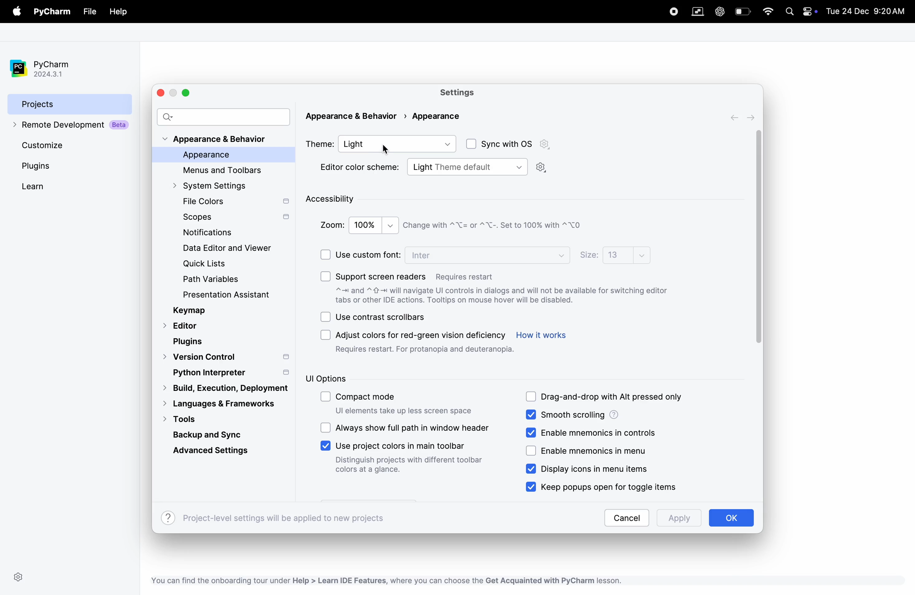  I want to click on apple widgets, so click(811, 11).